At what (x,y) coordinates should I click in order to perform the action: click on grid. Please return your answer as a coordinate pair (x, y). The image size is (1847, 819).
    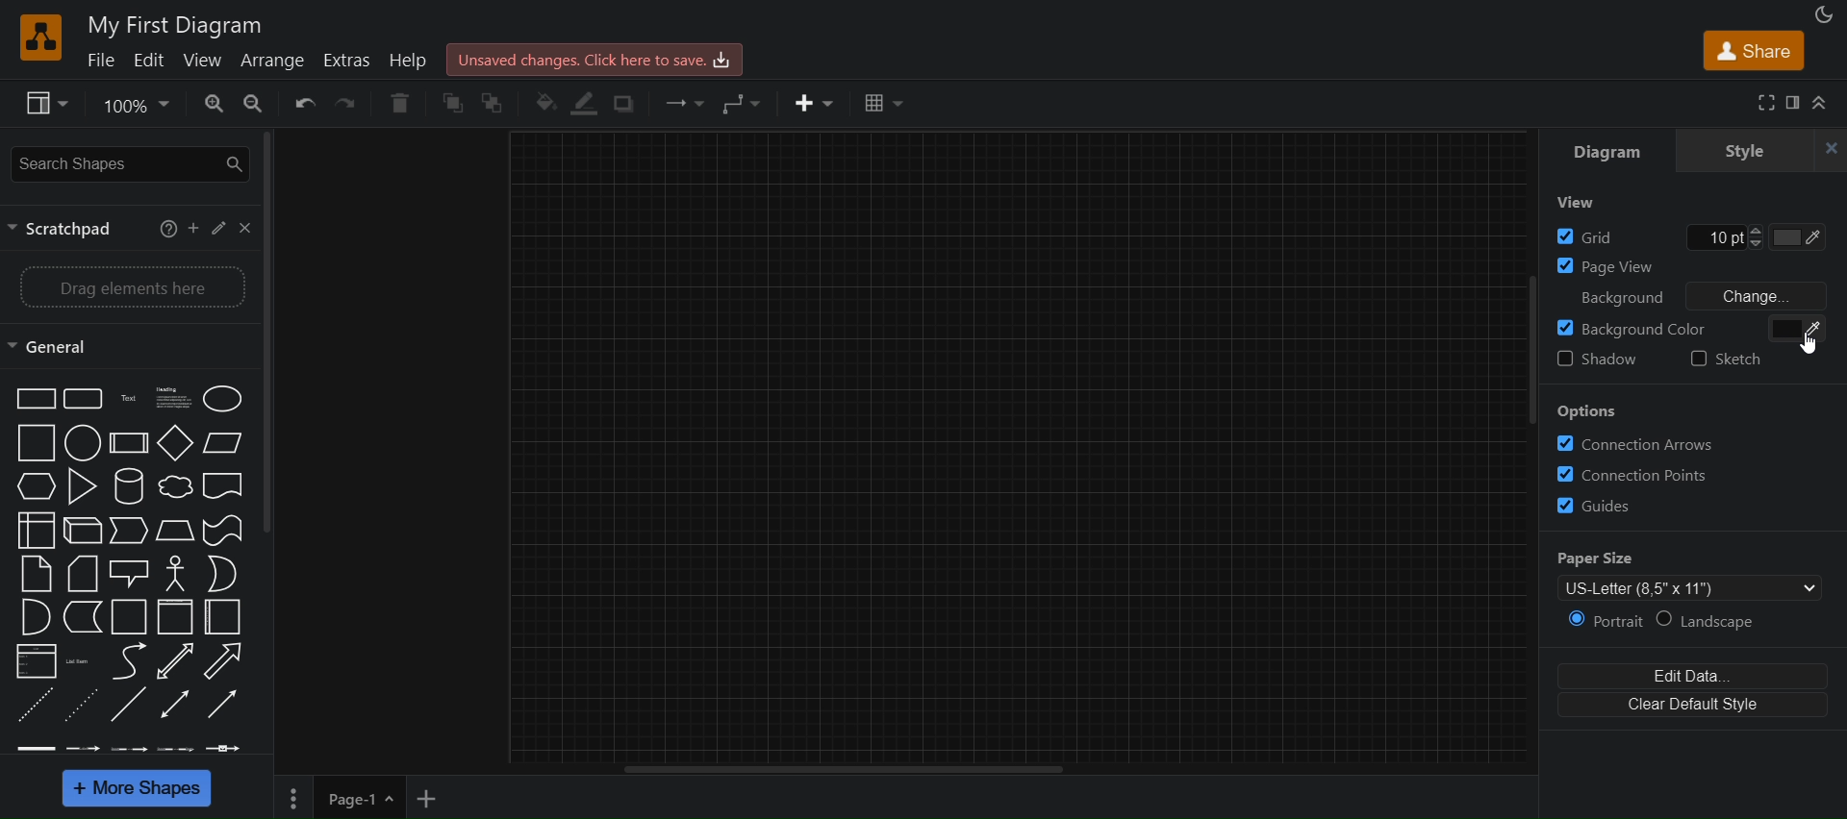
    Looking at the image, I should click on (1688, 235).